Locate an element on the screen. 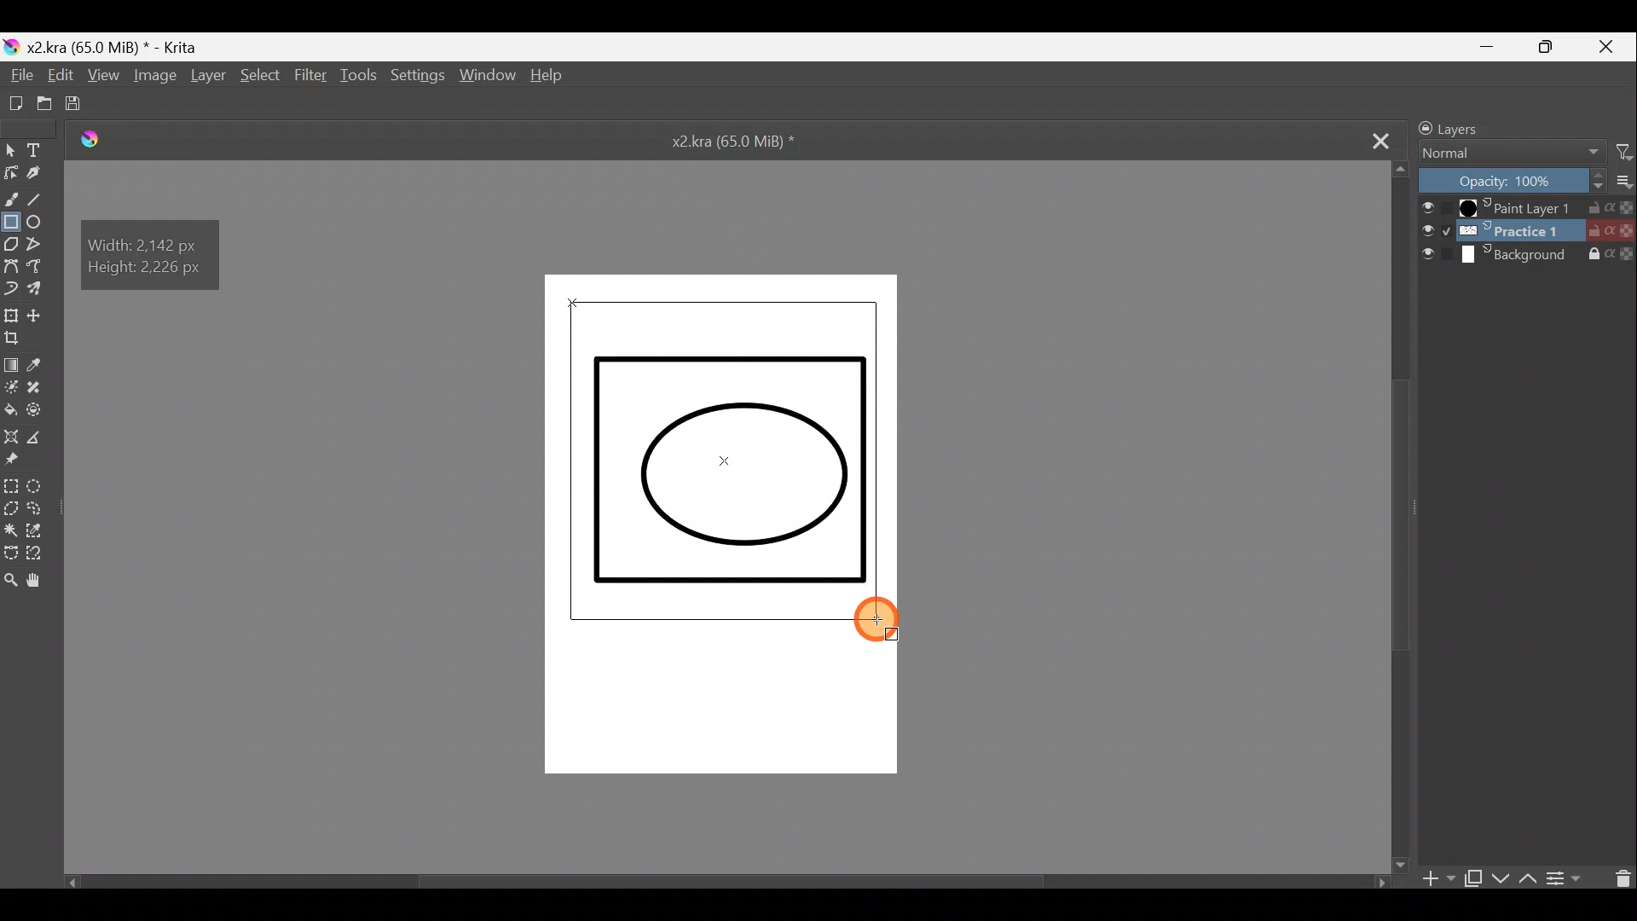  Pan tool is located at coordinates (40, 578).